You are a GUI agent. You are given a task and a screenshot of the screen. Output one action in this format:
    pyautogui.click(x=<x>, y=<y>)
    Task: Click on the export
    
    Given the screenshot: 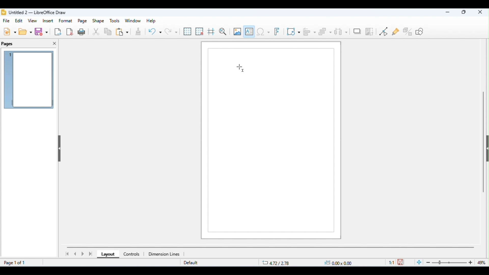 What is the action you would take?
    pyautogui.click(x=58, y=32)
    